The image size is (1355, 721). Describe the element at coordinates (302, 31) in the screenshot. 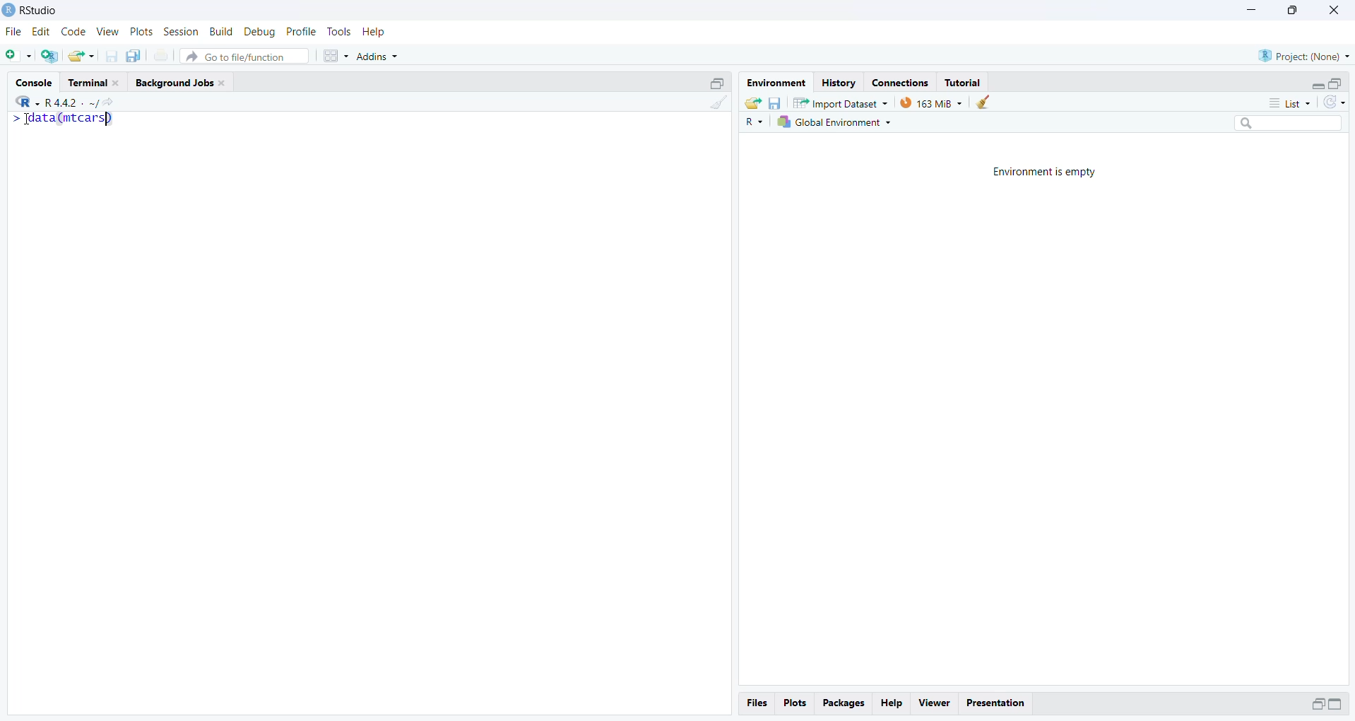

I see `profile` at that location.